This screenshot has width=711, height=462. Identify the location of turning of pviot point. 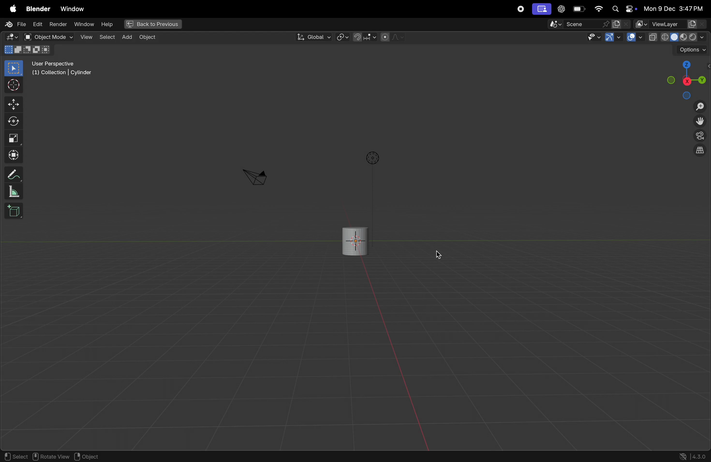
(343, 36).